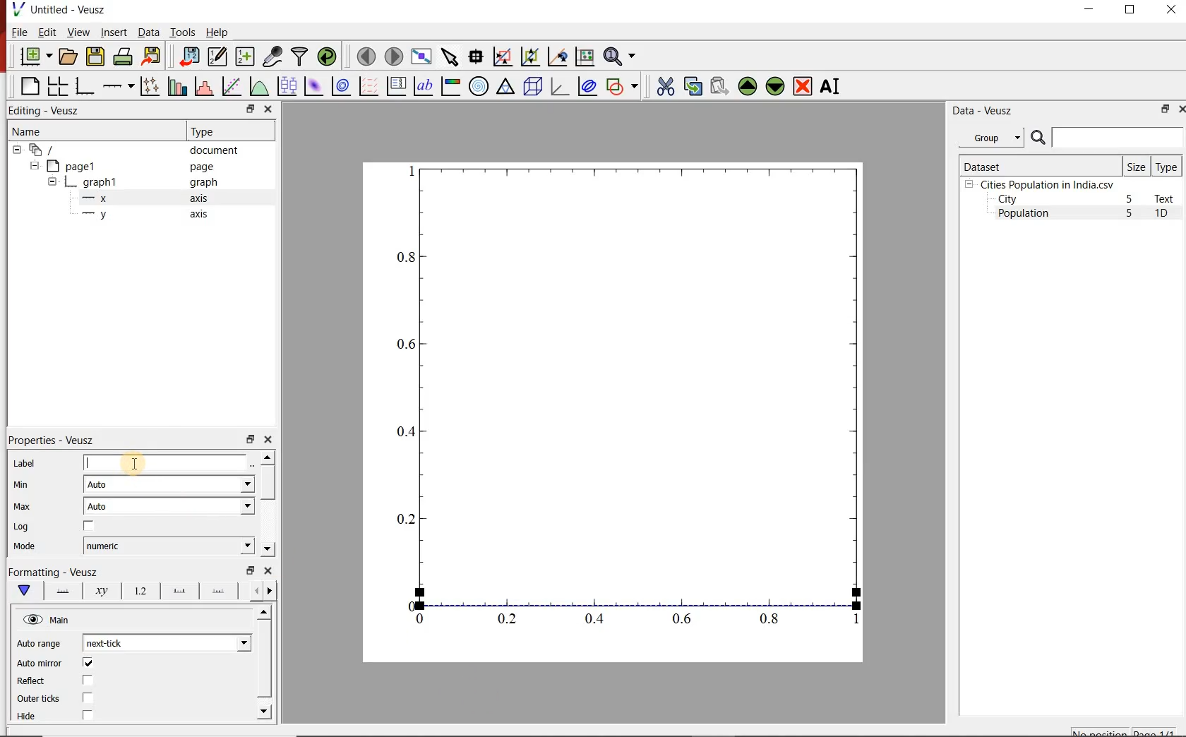 The image size is (1186, 737). I want to click on move the selected widget up, so click(748, 85).